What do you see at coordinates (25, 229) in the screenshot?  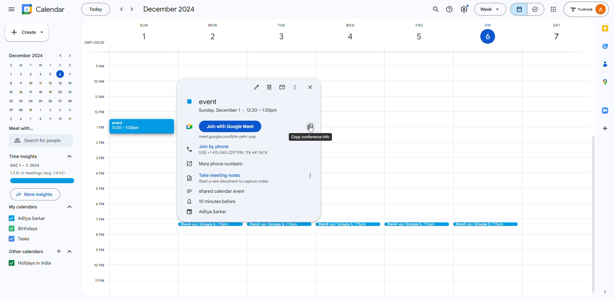 I see `birthday` at bounding box center [25, 229].